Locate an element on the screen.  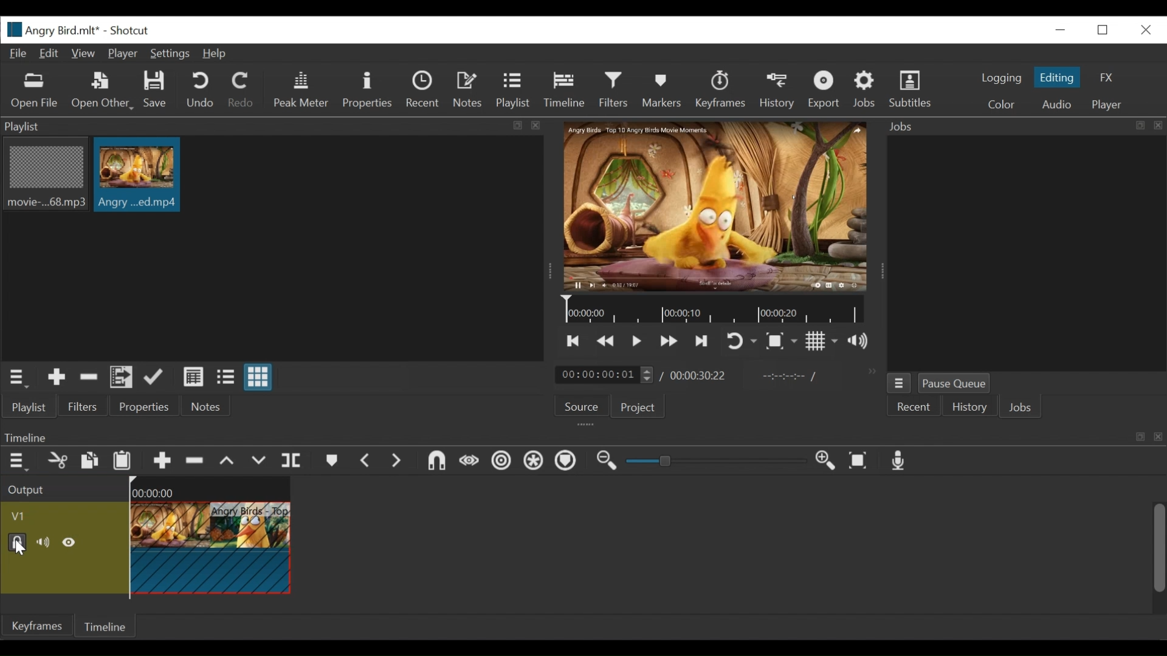
Filters is located at coordinates (84, 406).